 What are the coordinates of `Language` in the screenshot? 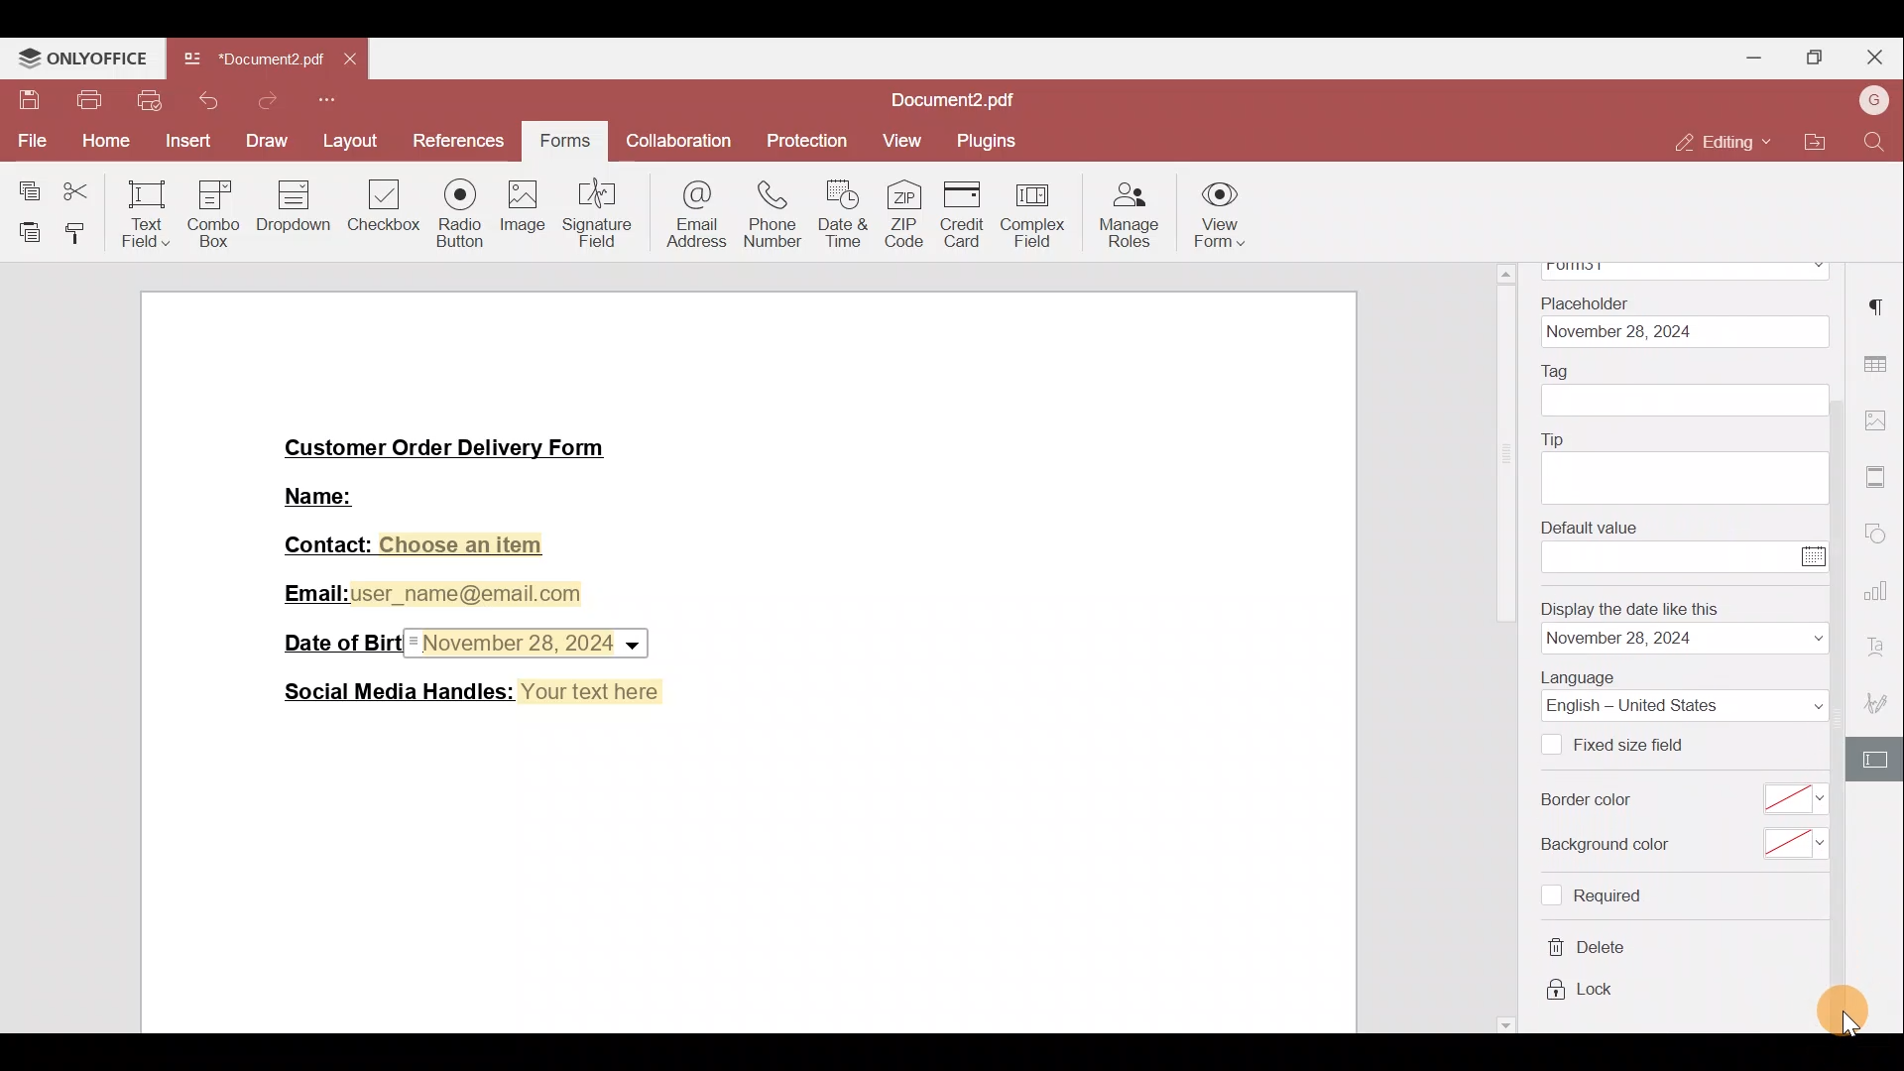 It's located at (1579, 677).